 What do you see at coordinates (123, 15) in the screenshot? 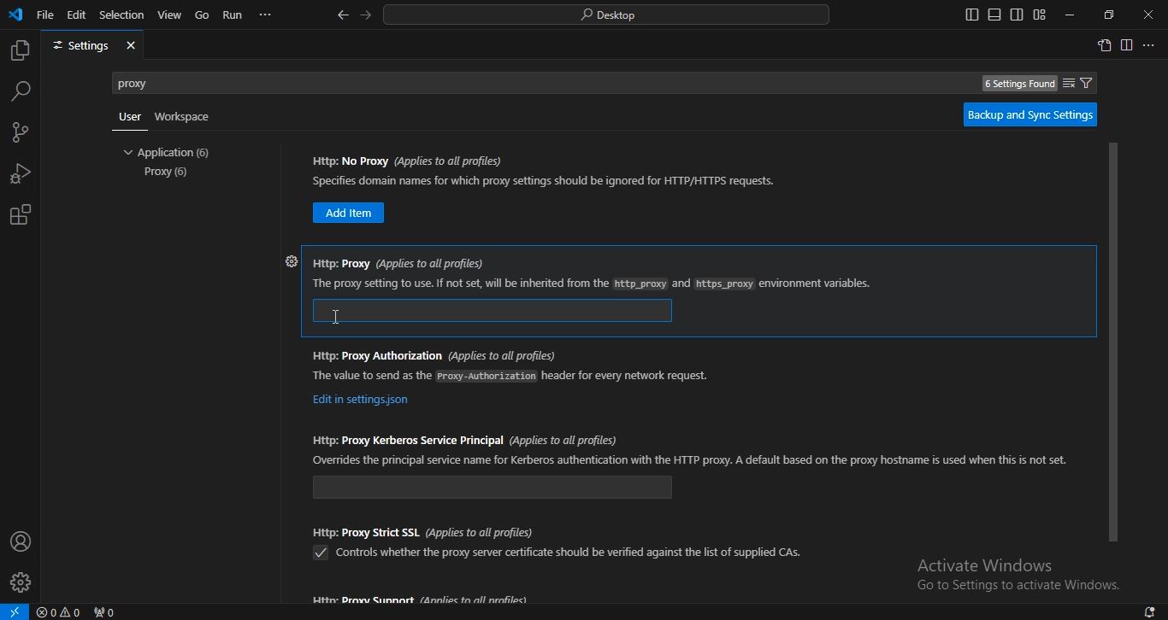
I see `selection` at bounding box center [123, 15].